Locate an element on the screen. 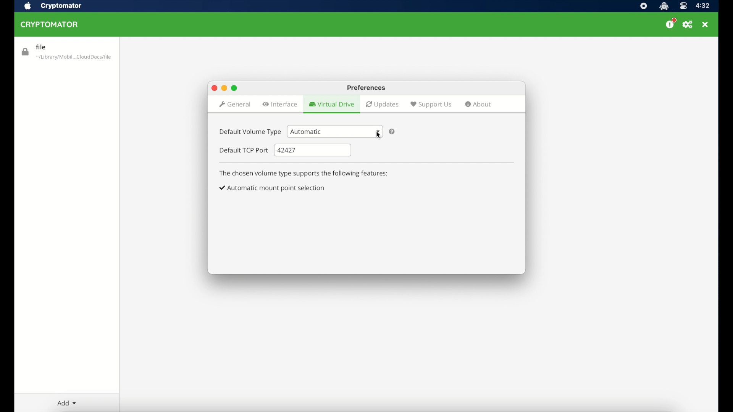 The image size is (733, 412). preferences is located at coordinates (688, 24).